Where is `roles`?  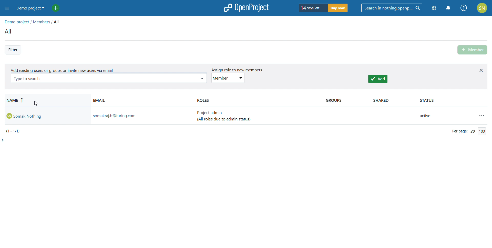 roles is located at coordinates (255, 100).